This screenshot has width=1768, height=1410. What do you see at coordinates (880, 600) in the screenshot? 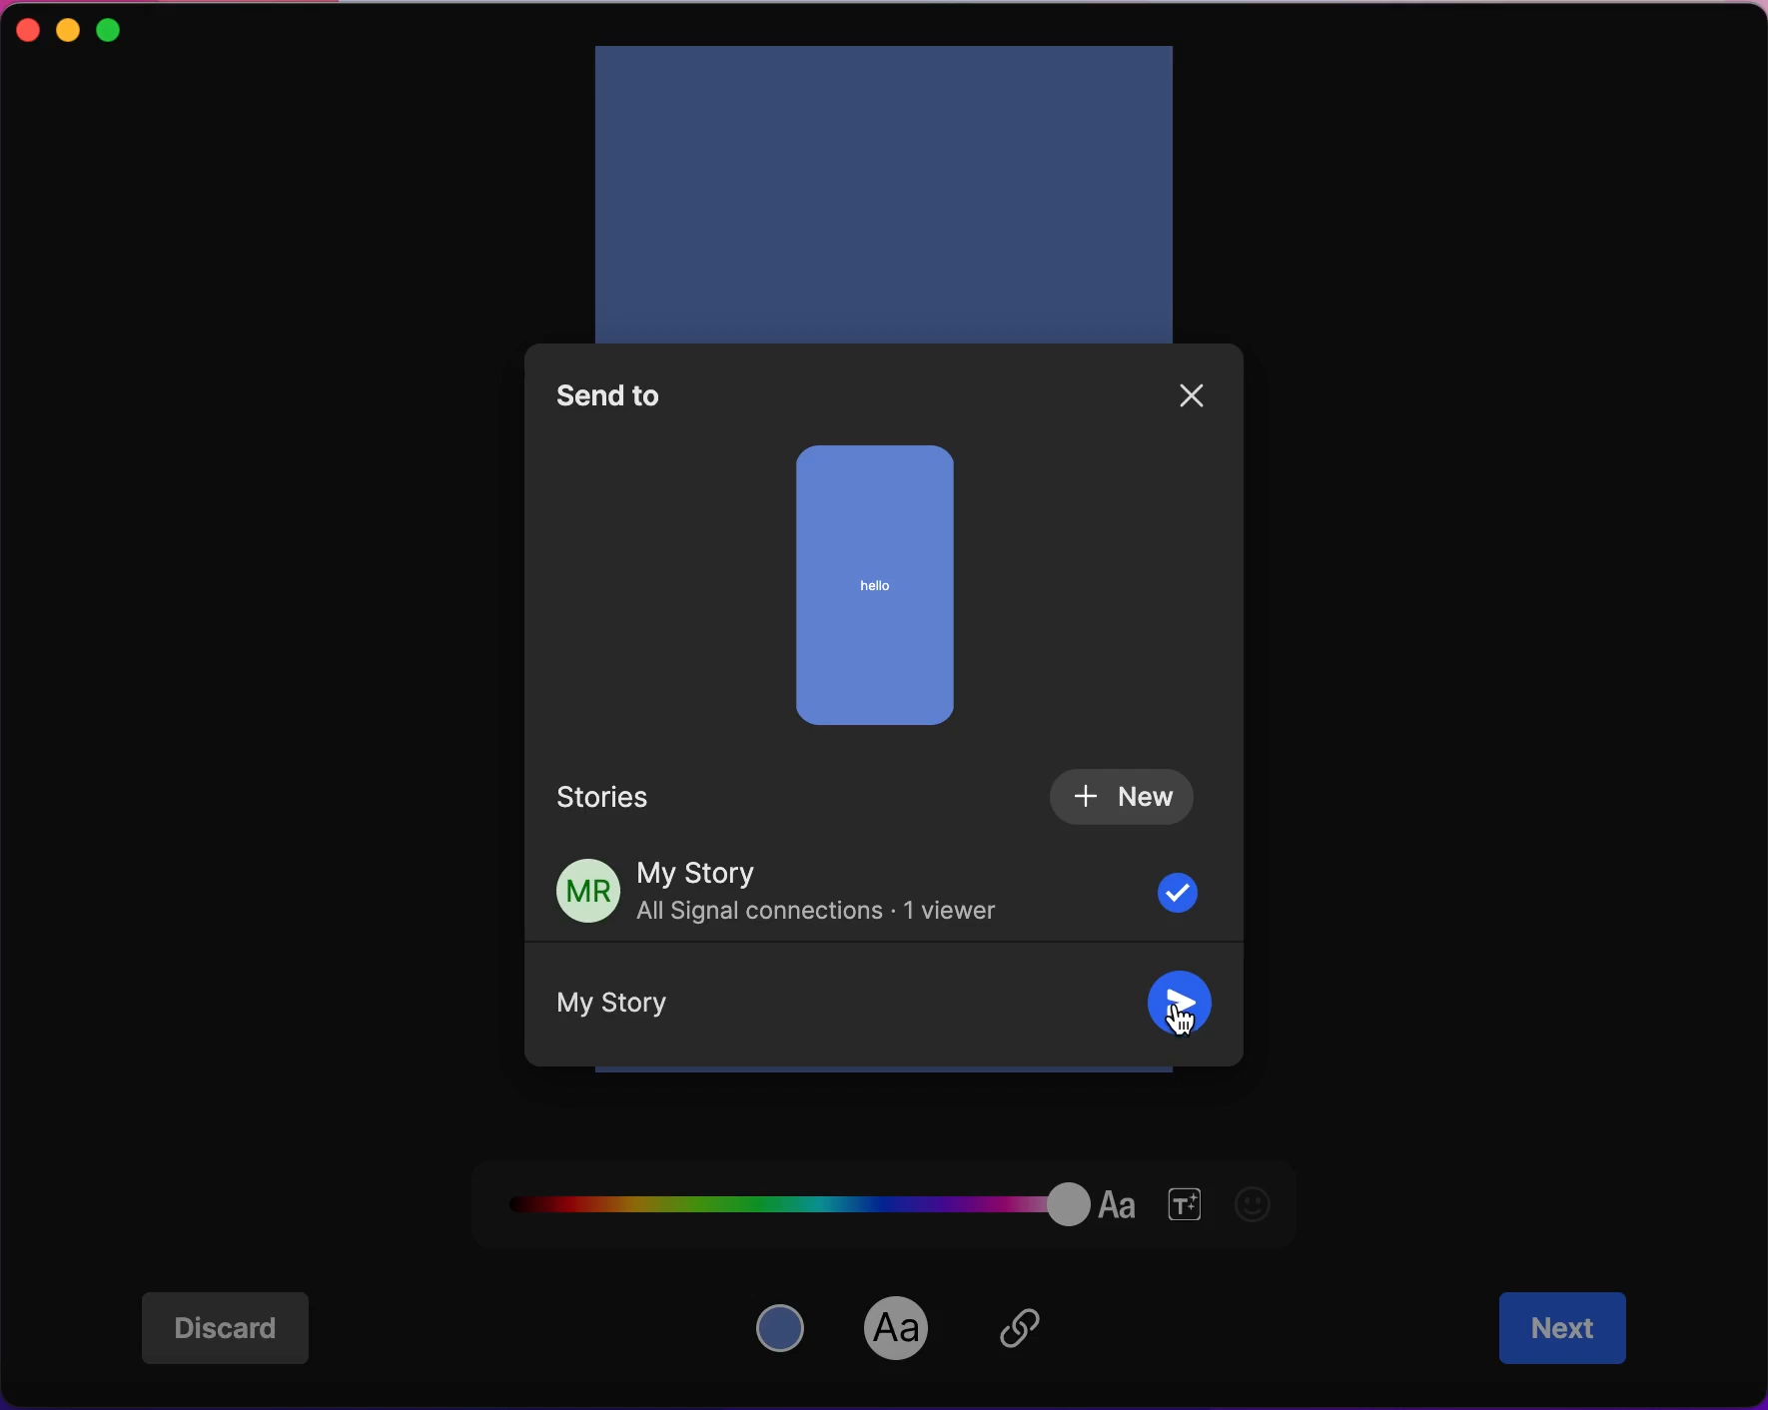
I see `story` at bounding box center [880, 600].